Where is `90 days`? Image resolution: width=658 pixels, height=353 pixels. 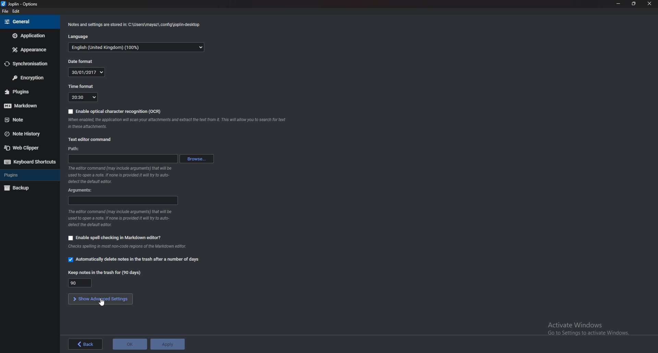 90 days is located at coordinates (80, 283).